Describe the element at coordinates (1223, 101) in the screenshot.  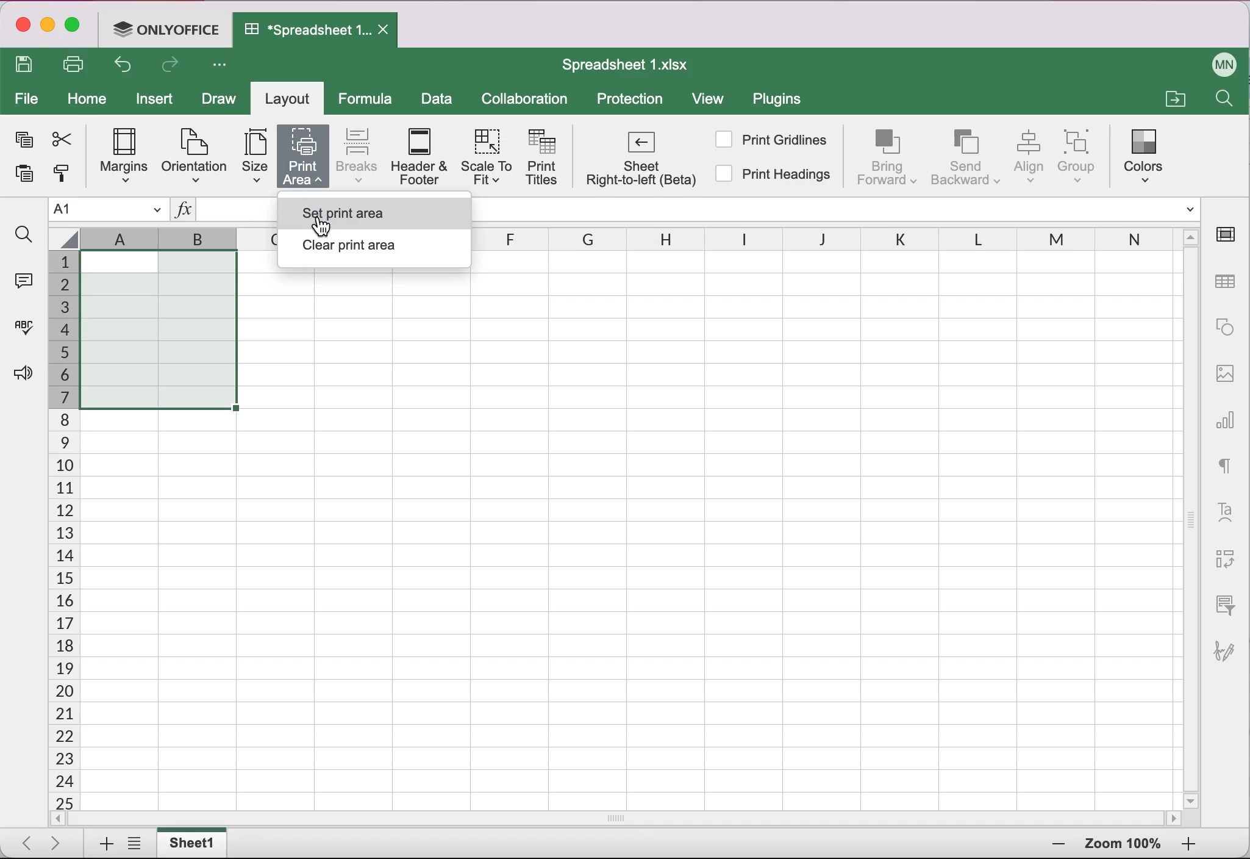
I see `Find` at that location.